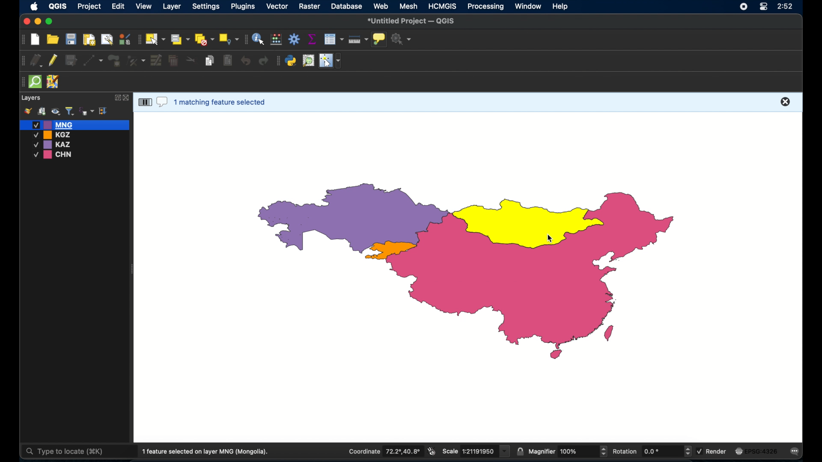 This screenshot has width=822, height=462. I want to click on feature selected by attribute, so click(524, 221).